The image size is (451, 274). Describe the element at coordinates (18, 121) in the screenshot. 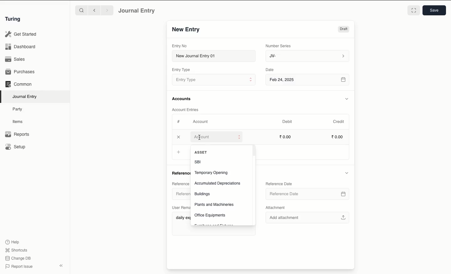

I see `Items` at that location.